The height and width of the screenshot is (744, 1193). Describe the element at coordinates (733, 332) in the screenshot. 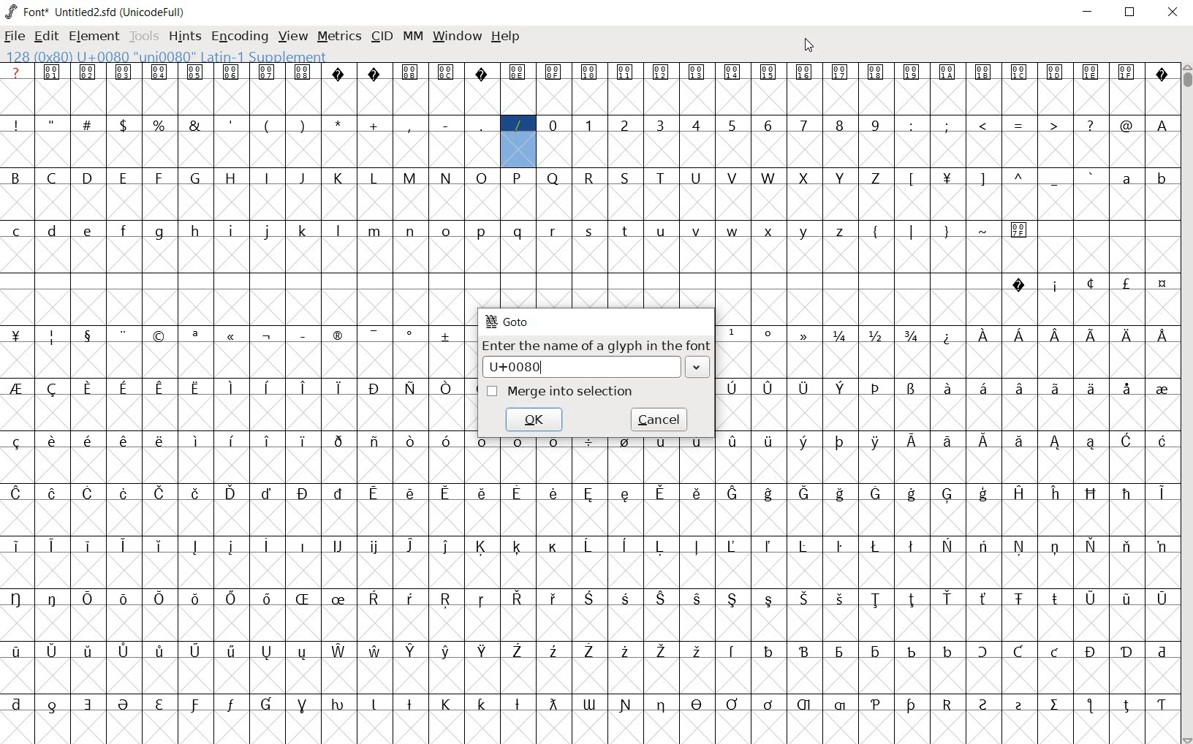

I see `glyph` at that location.